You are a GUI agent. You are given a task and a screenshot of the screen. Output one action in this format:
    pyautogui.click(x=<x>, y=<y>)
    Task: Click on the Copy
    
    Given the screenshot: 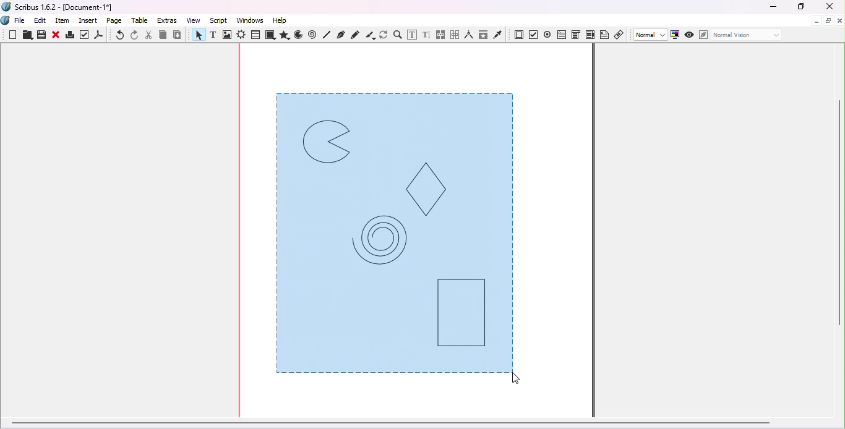 What is the action you would take?
    pyautogui.click(x=163, y=36)
    